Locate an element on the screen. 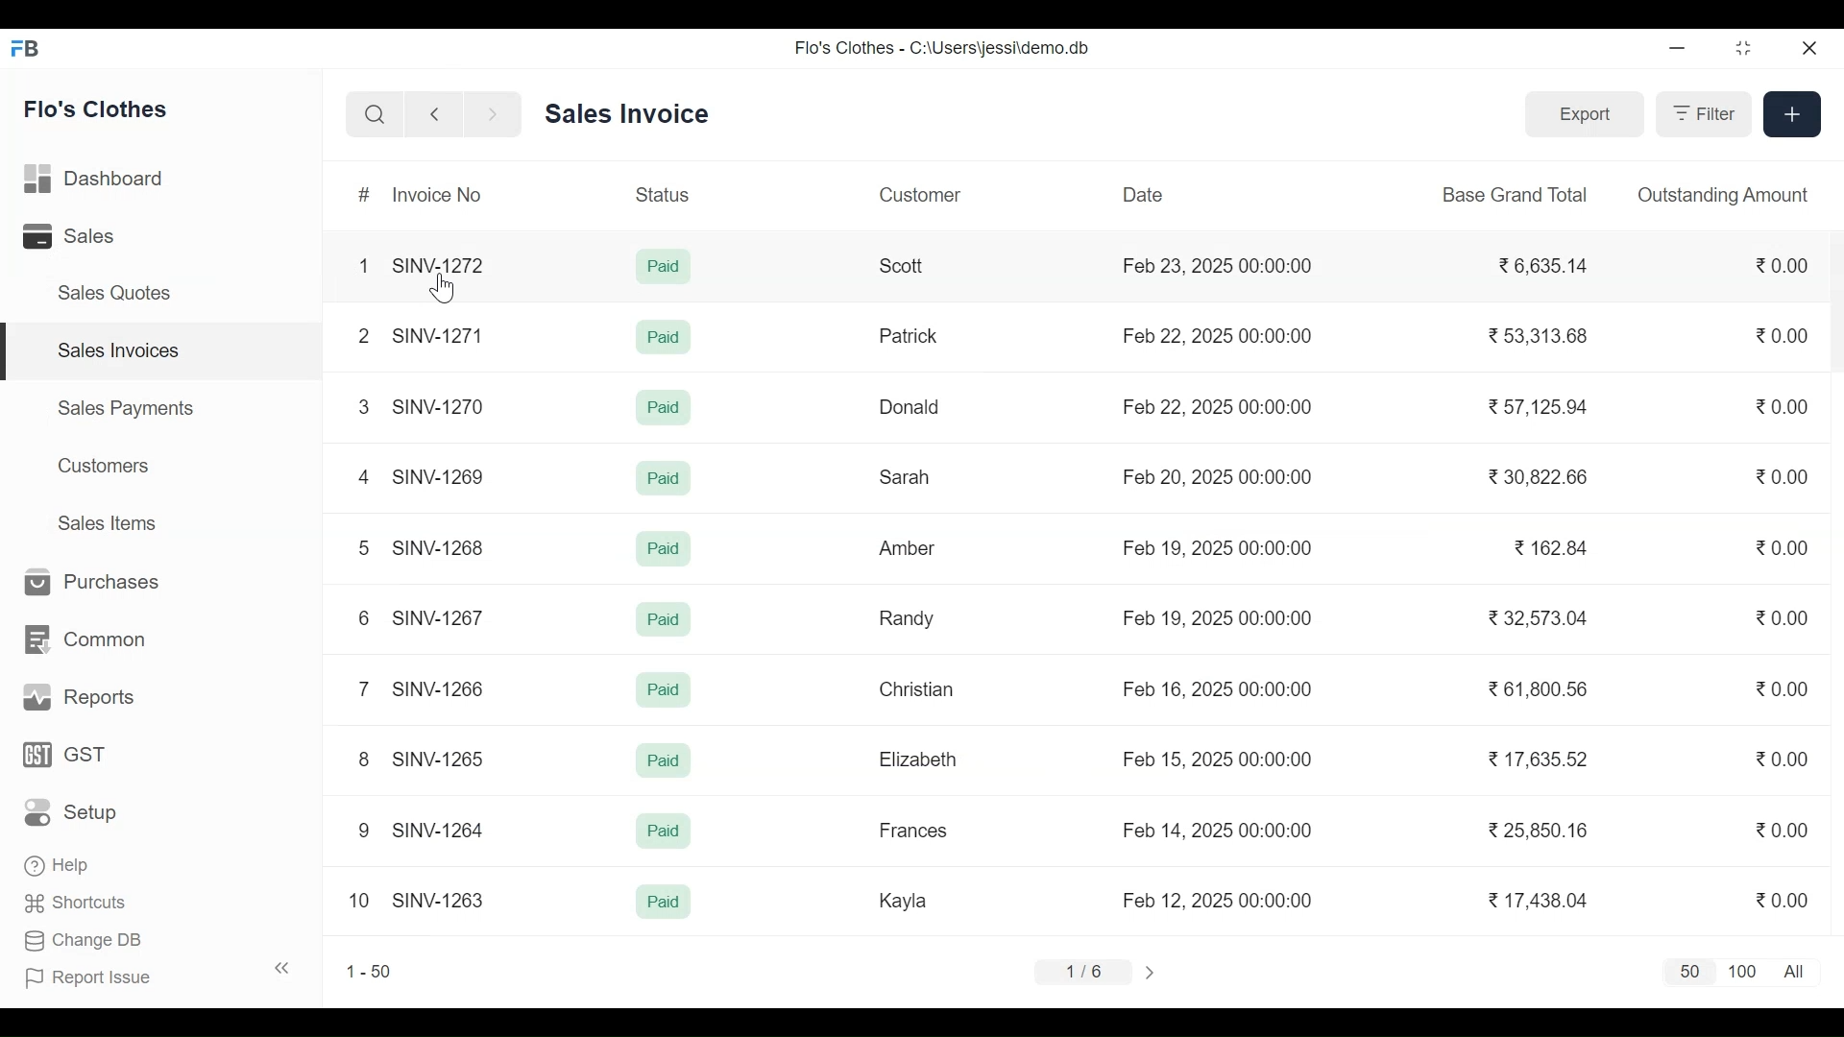 This screenshot has width=1844, height=1037. Elizabeth is located at coordinates (920, 760).